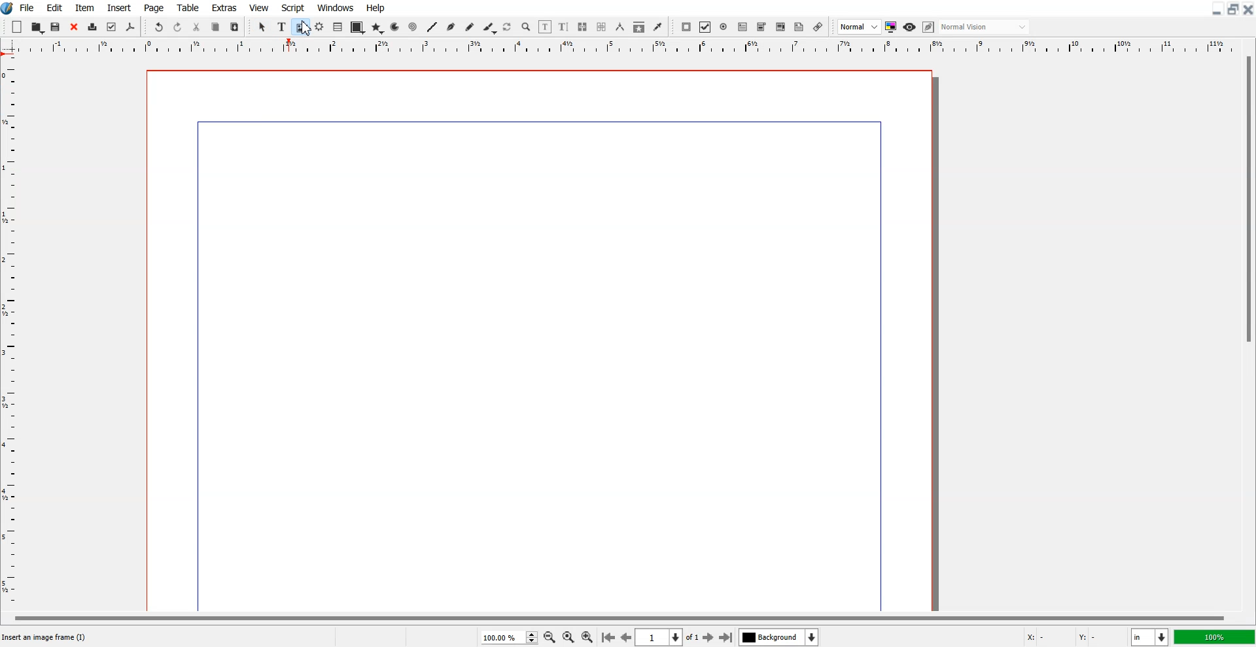 The image size is (1256, 647). What do you see at coordinates (588, 636) in the screenshot?
I see `Zoom In` at bounding box center [588, 636].